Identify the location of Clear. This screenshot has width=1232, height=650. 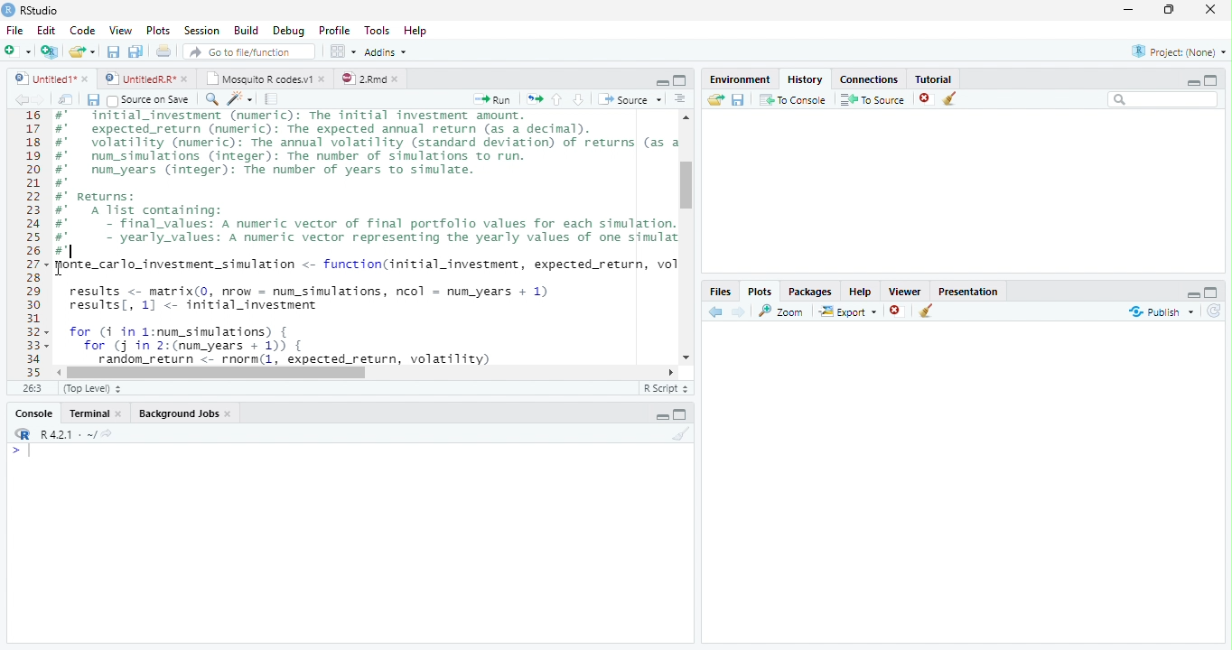
(927, 312).